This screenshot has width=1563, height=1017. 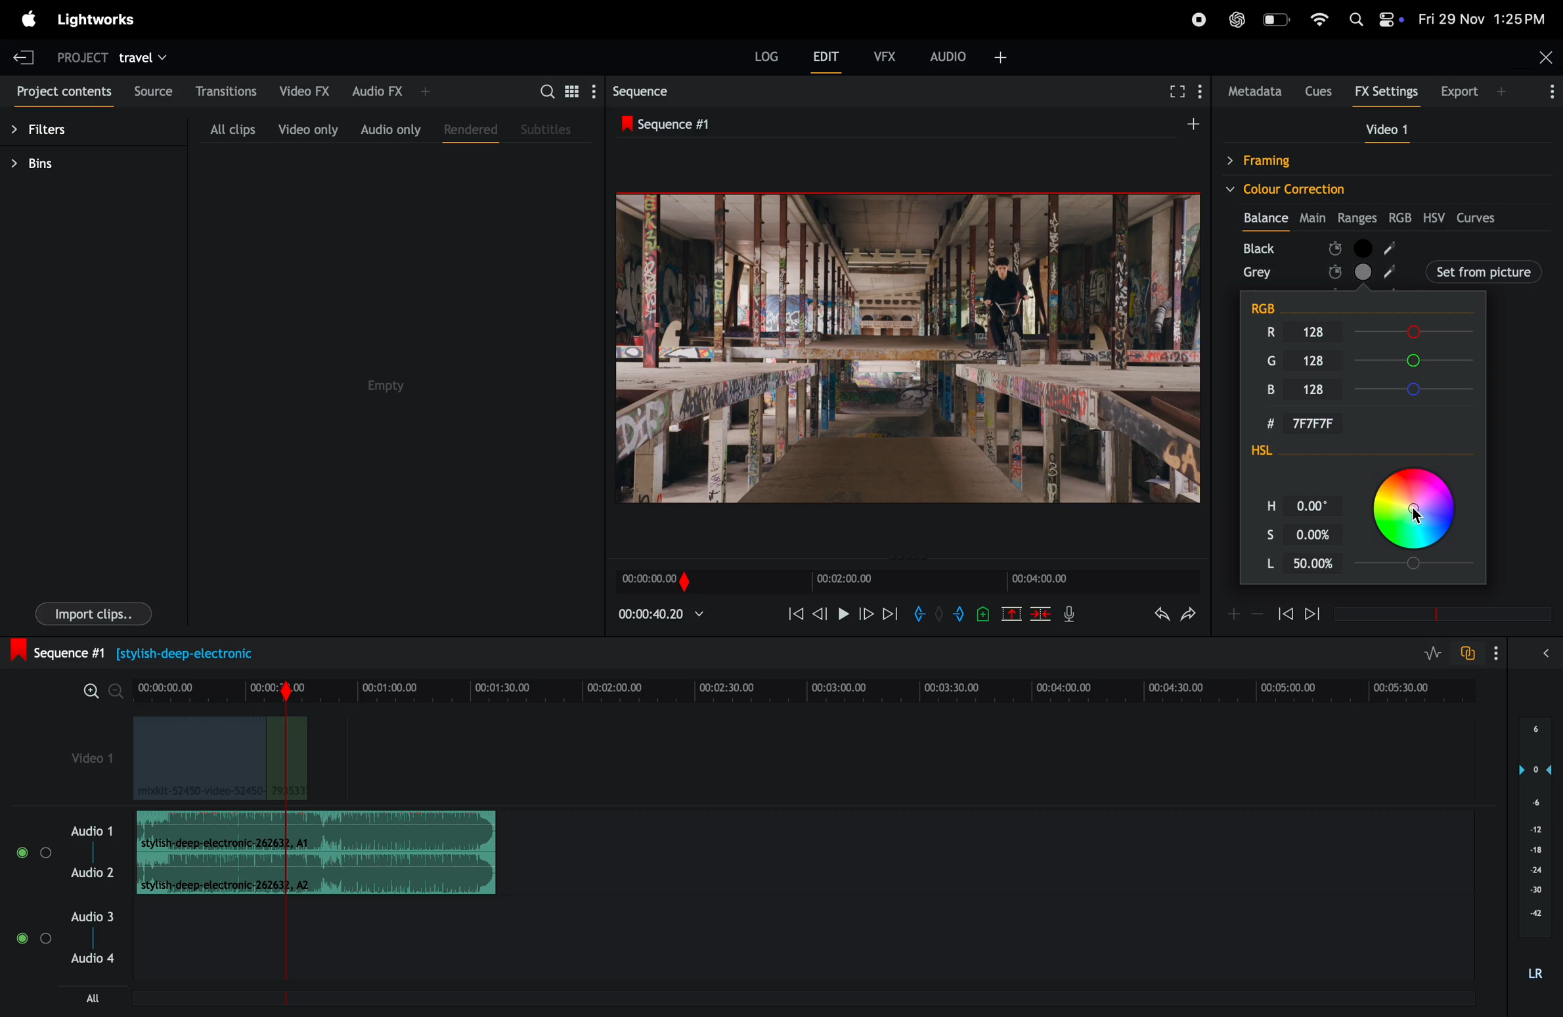 What do you see at coordinates (1203, 89) in the screenshot?
I see `show menu` at bounding box center [1203, 89].